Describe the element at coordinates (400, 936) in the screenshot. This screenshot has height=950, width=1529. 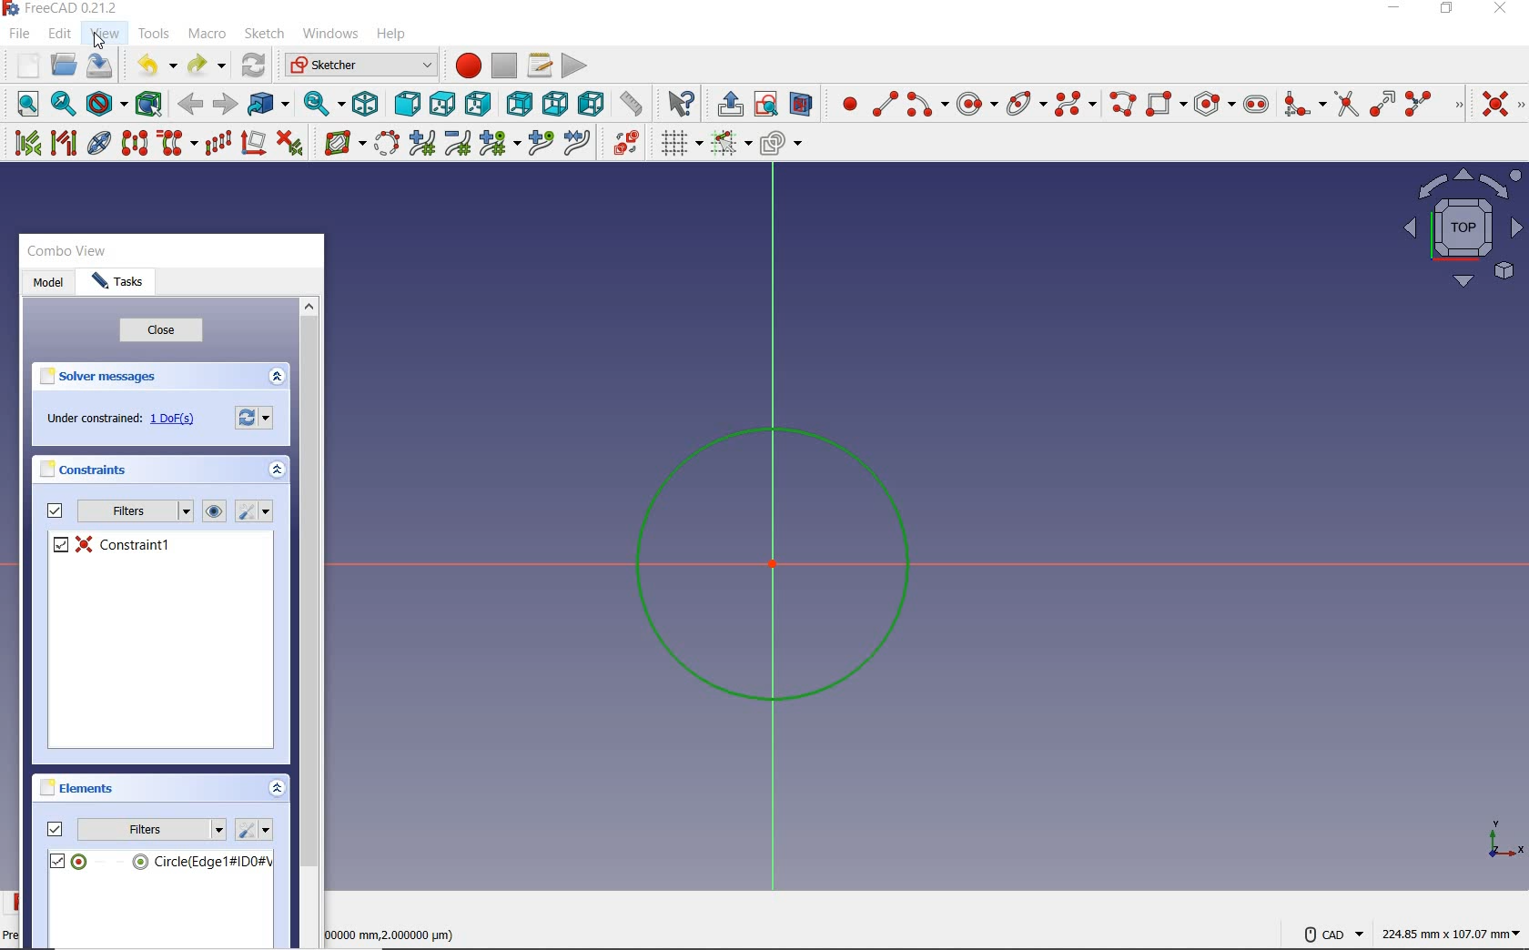
I see `measuremts` at that location.